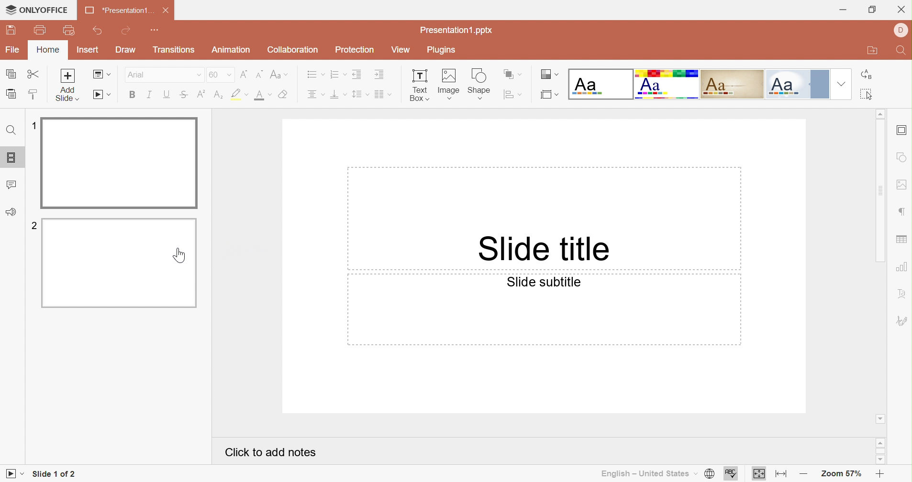  What do you see at coordinates (418, 86) in the screenshot?
I see `Text Box` at bounding box center [418, 86].